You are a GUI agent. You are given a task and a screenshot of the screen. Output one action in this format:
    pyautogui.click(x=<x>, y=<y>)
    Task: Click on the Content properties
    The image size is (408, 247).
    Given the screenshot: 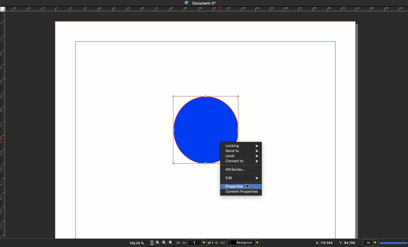 What is the action you would take?
    pyautogui.click(x=242, y=192)
    